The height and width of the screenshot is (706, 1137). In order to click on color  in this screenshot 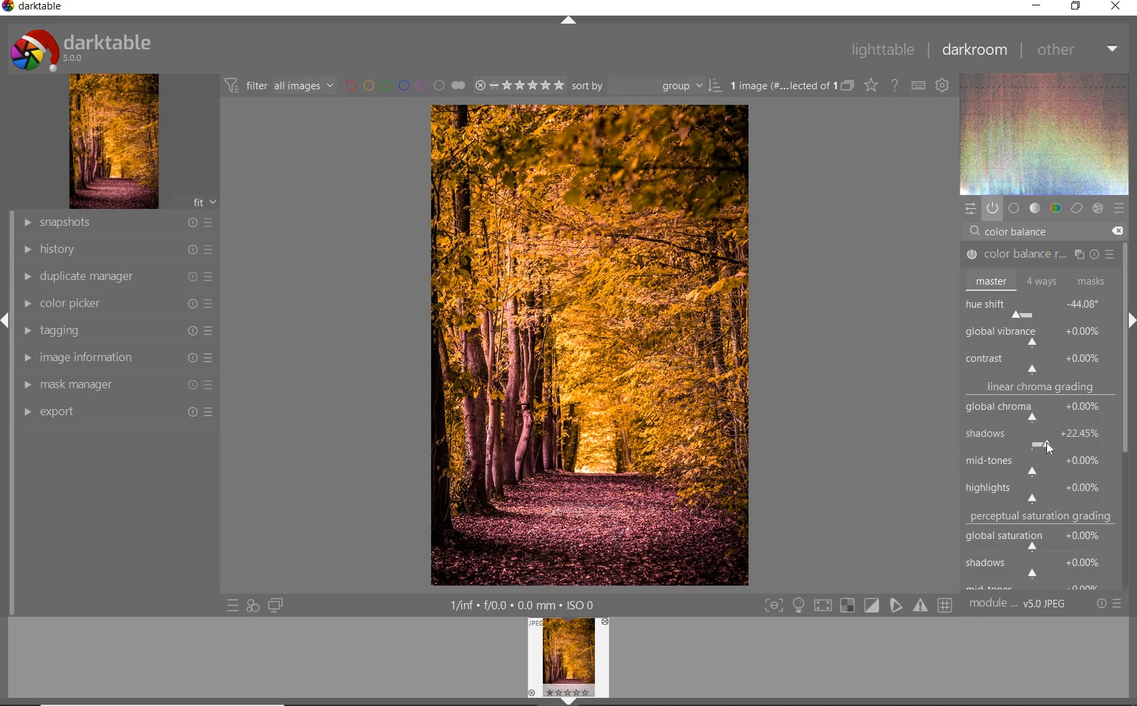, I will do `click(1054, 208)`.